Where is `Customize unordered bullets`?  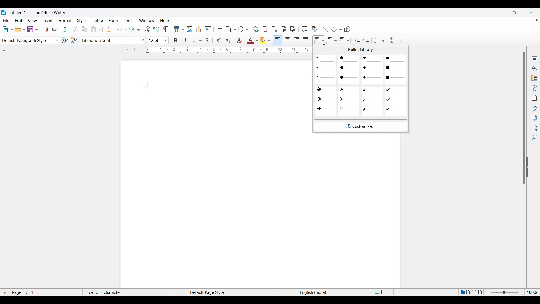
Customize unordered bullets is located at coordinates (360, 126).